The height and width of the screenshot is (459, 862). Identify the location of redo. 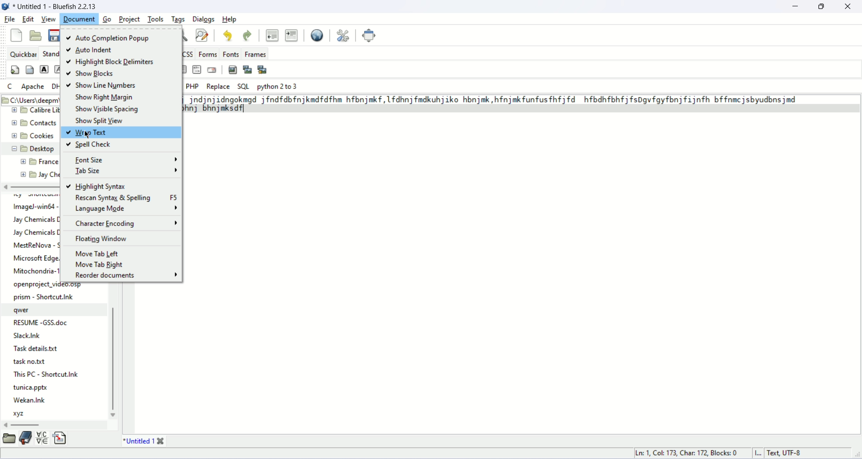
(247, 34).